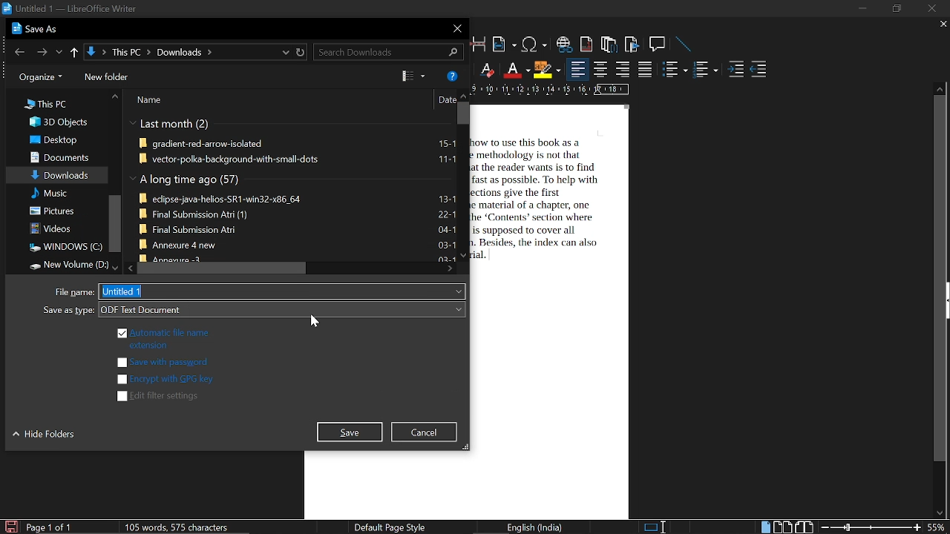 The width and height of the screenshot is (950, 534). I want to click on move up, so click(115, 97).